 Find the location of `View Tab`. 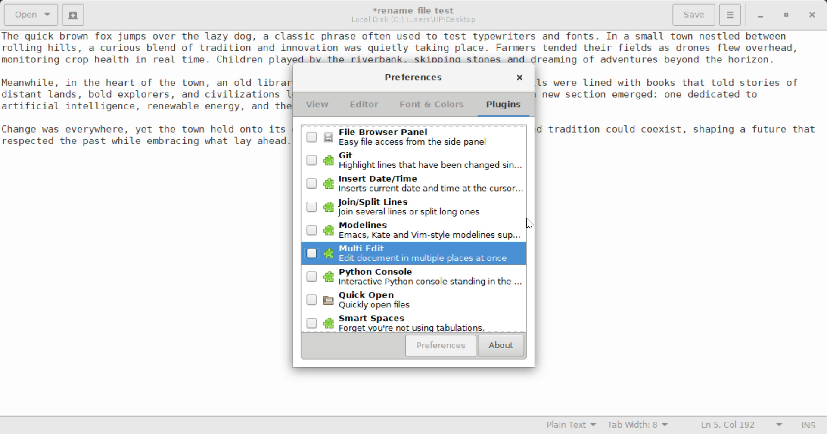

View Tab is located at coordinates (317, 106).